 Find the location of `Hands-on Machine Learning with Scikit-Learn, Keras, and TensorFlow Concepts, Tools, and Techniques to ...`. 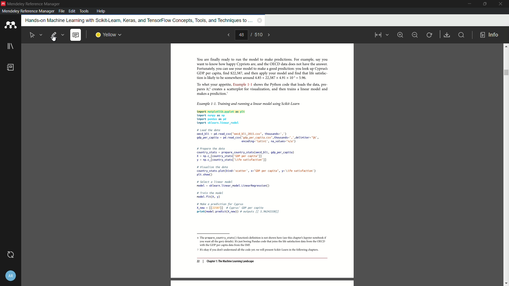

Hands-on Machine Learning with Scikit-Learn, Keras, and TensorFlow Concepts, Tools, and Techniques to ... is located at coordinates (138, 20).